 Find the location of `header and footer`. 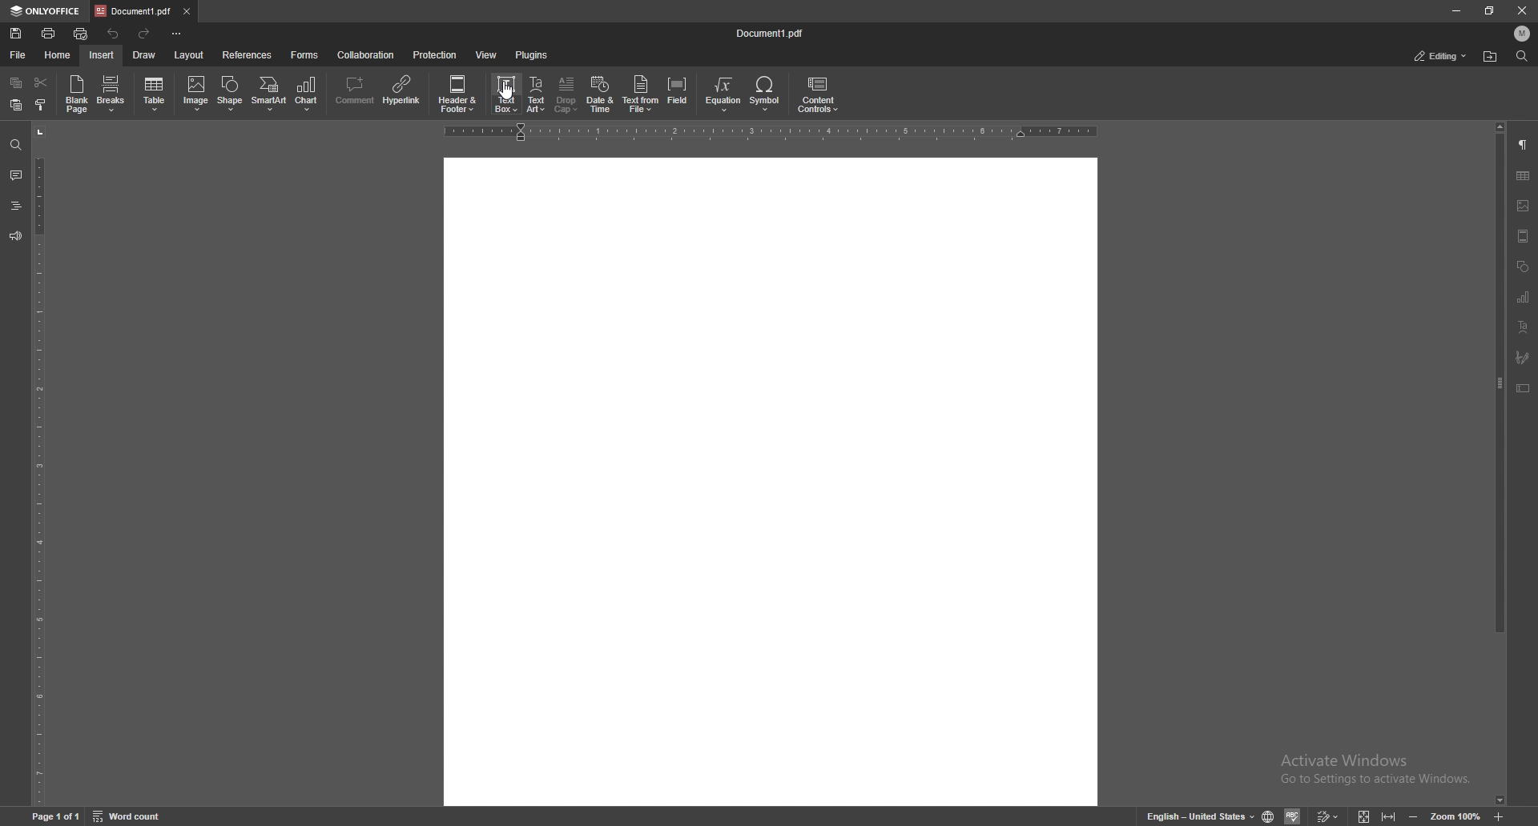

header and footer is located at coordinates (461, 93).